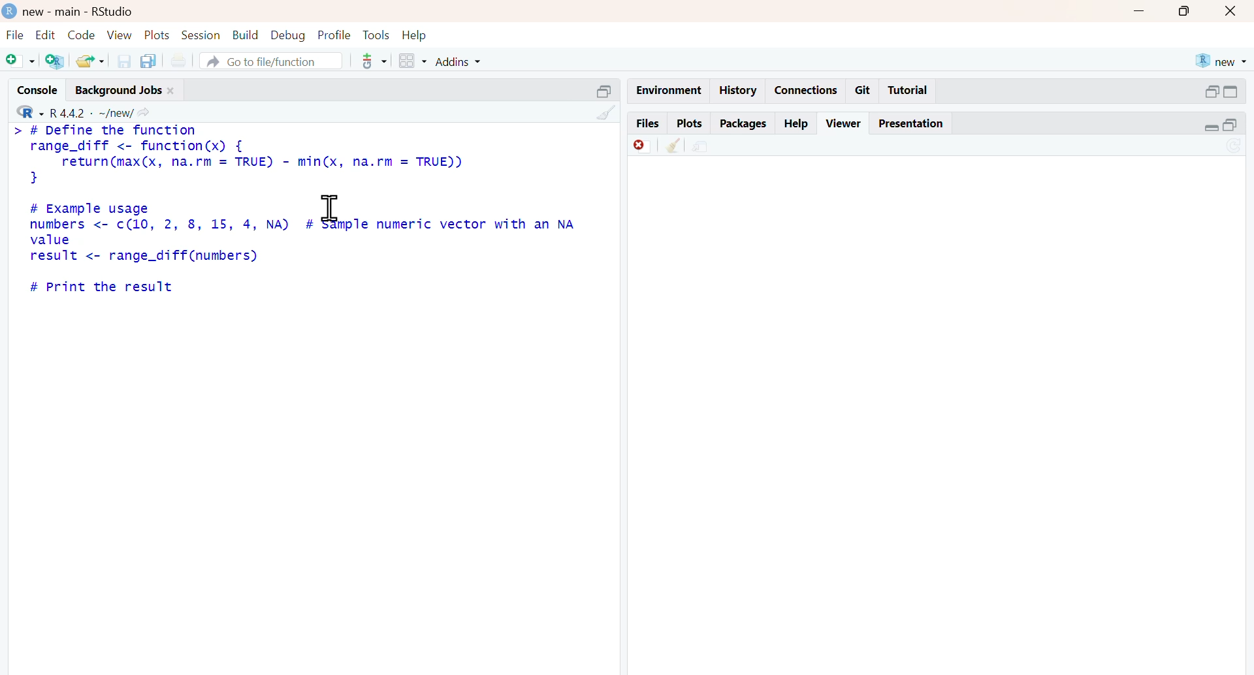  Describe the element at coordinates (863, 90) in the screenshot. I see `git` at that location.